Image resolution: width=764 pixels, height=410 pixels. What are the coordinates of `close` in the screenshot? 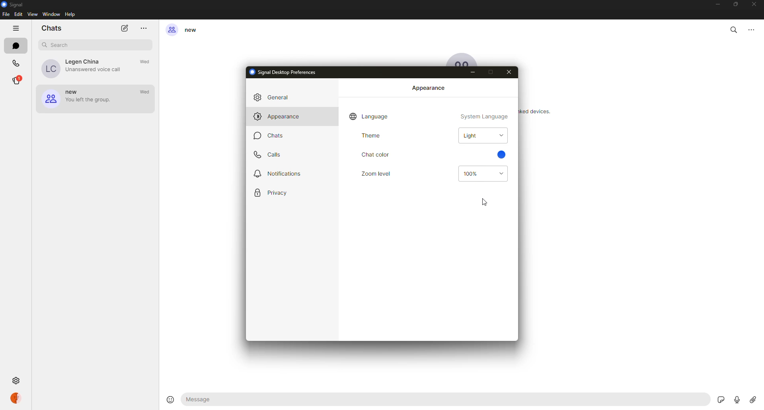 It's located at (755, 4).